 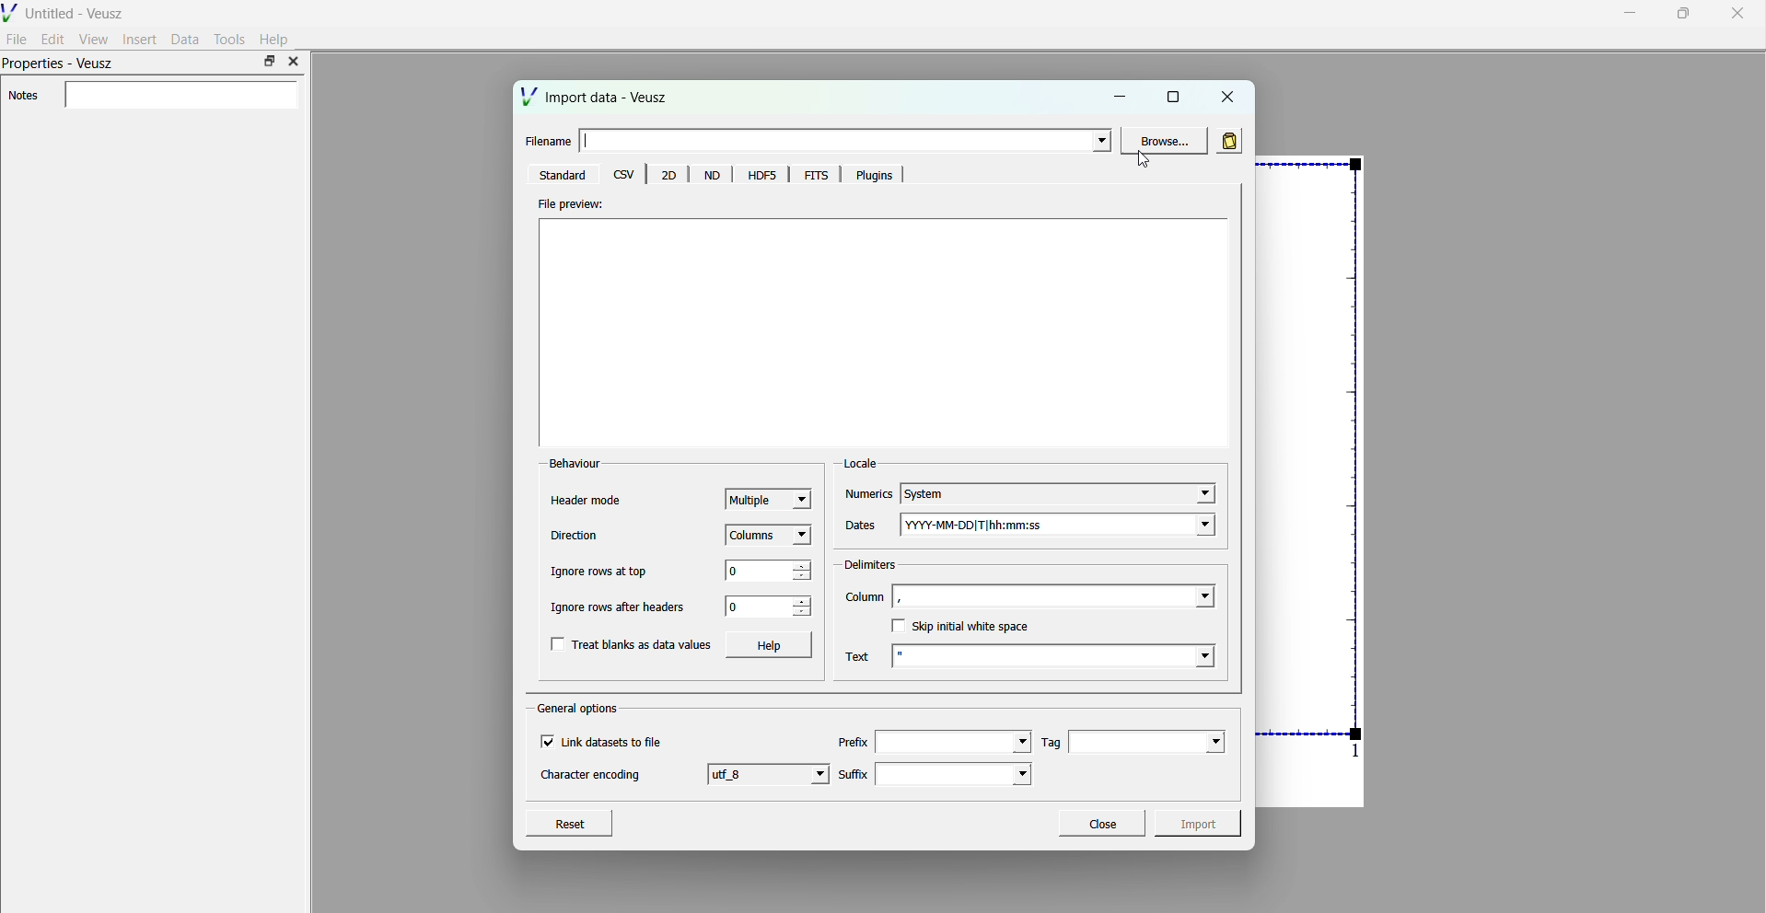 I want to click on Data, so click(x=185, y=39).